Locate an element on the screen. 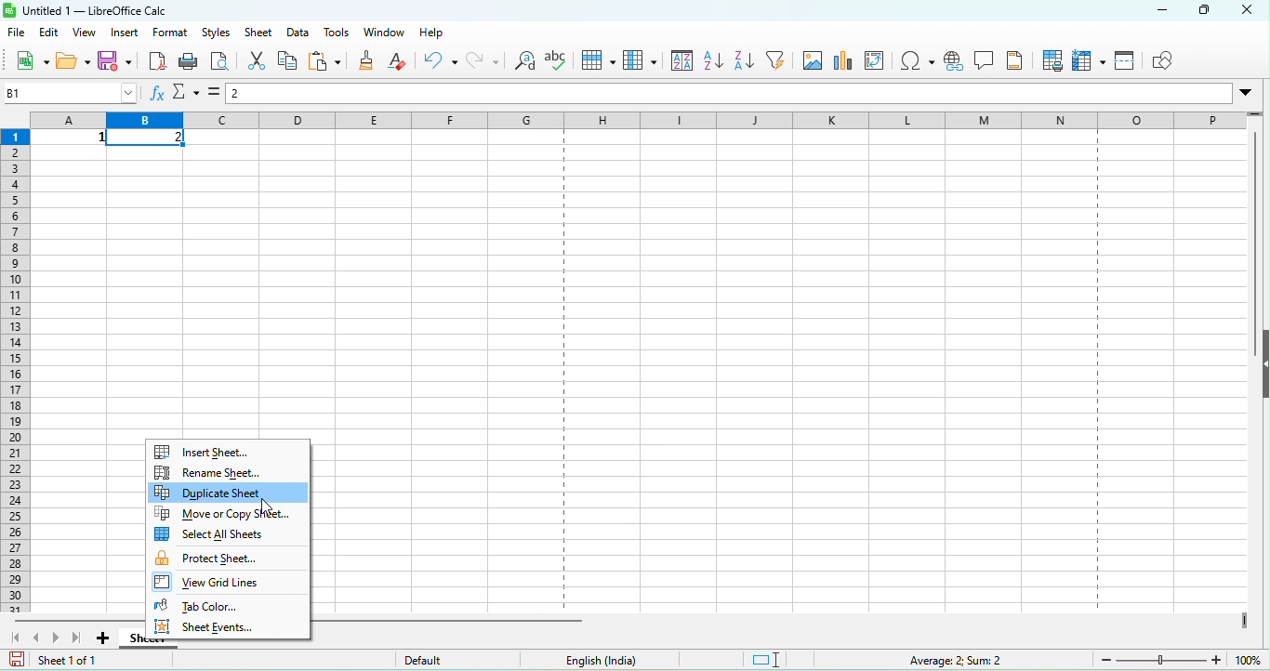  1 is located at coordinates (71, 138).